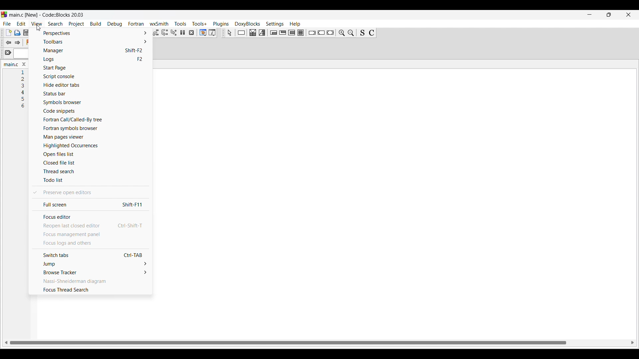 Image resolution: width=639 pixels, height=359 pixels. What do you see at coordinates (96, 24) in the screenshot?
I see `Build menu` at bounding box center [96, 24].